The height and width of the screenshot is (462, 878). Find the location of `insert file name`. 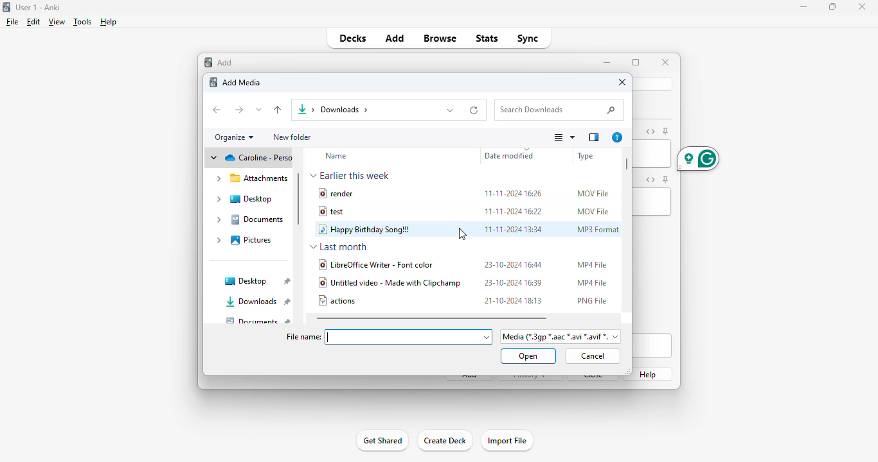

insert file name is located at coordinates (411, 338).